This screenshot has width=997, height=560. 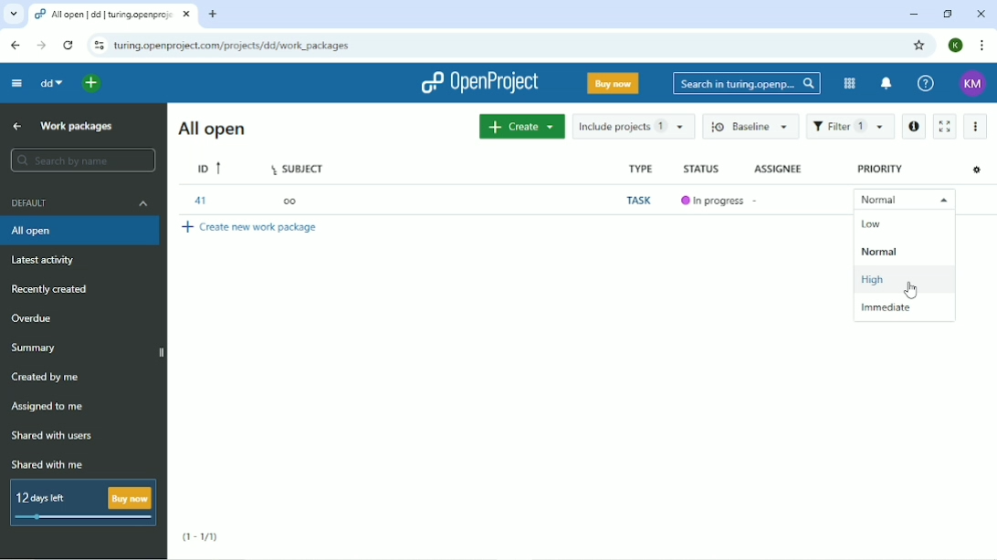 What do you see at coordinates (32, 319) in the screenshot?
I see `Overdue` at bounding box center [32, 319].